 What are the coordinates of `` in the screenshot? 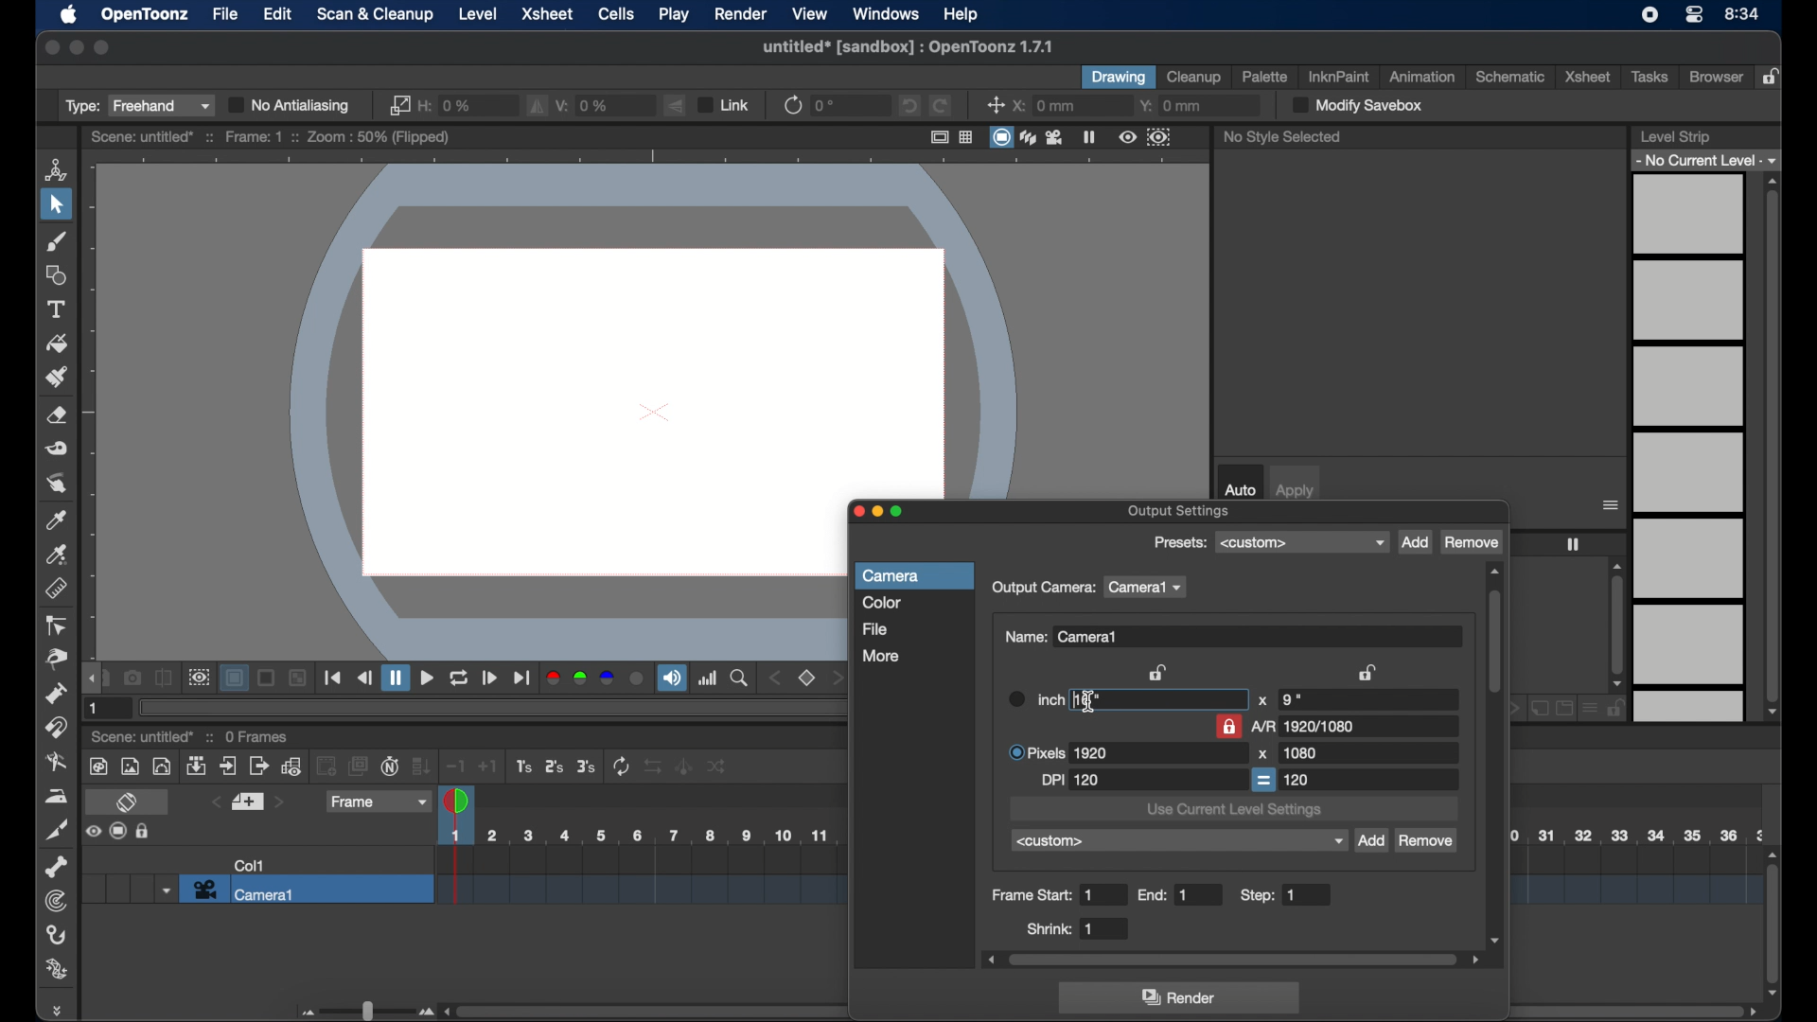 It's located at (268, 678).